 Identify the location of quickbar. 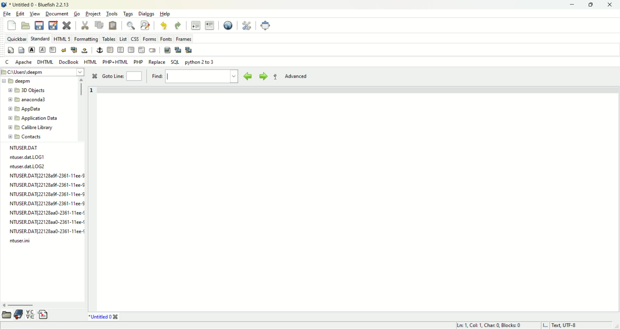
(16, 39).